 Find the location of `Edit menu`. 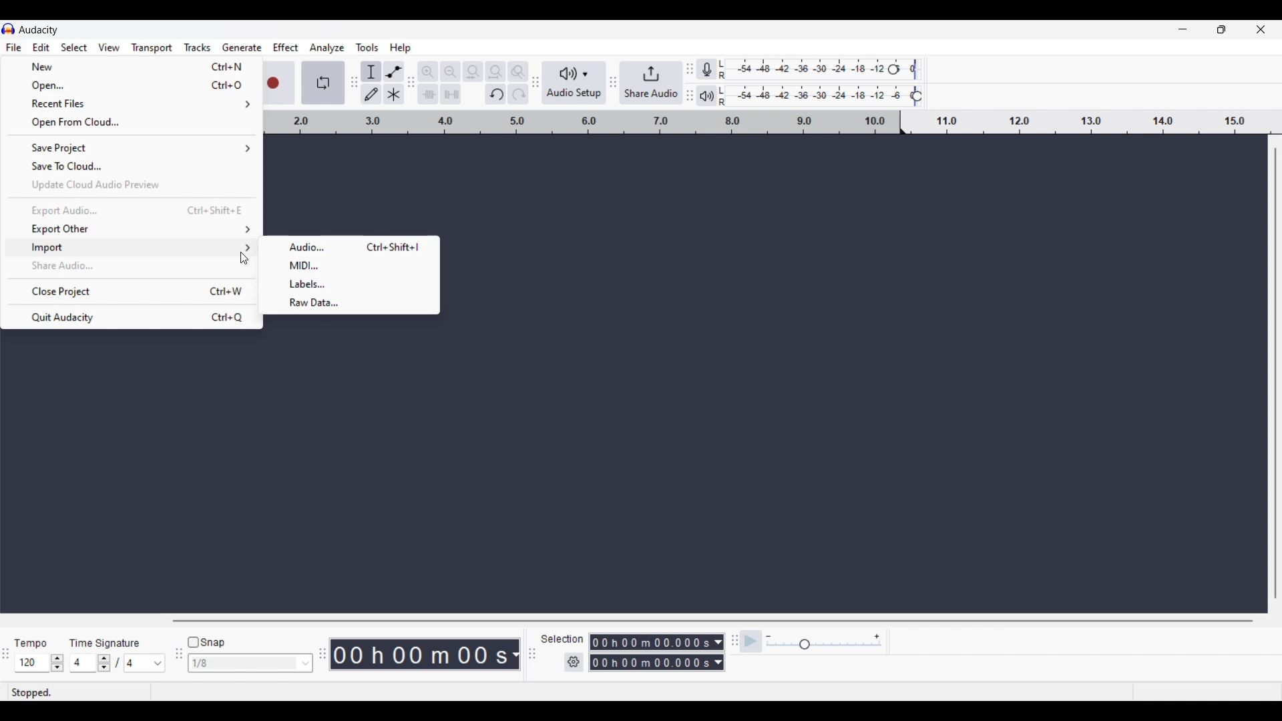

Edit menu is located at coordinates (41, 47).